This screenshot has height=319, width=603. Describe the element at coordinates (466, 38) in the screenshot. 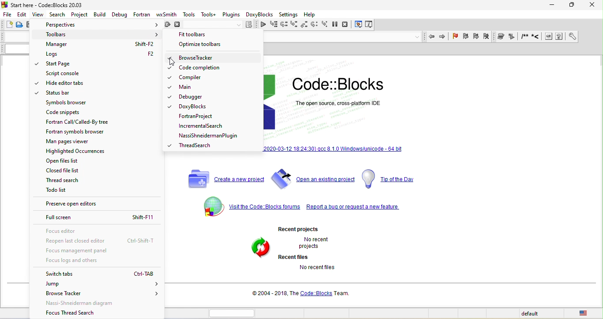

I see `prev bookmark` at that location.